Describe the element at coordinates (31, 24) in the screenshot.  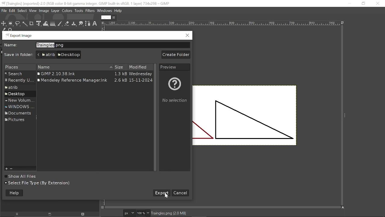
I see `Crop tool` at that location.